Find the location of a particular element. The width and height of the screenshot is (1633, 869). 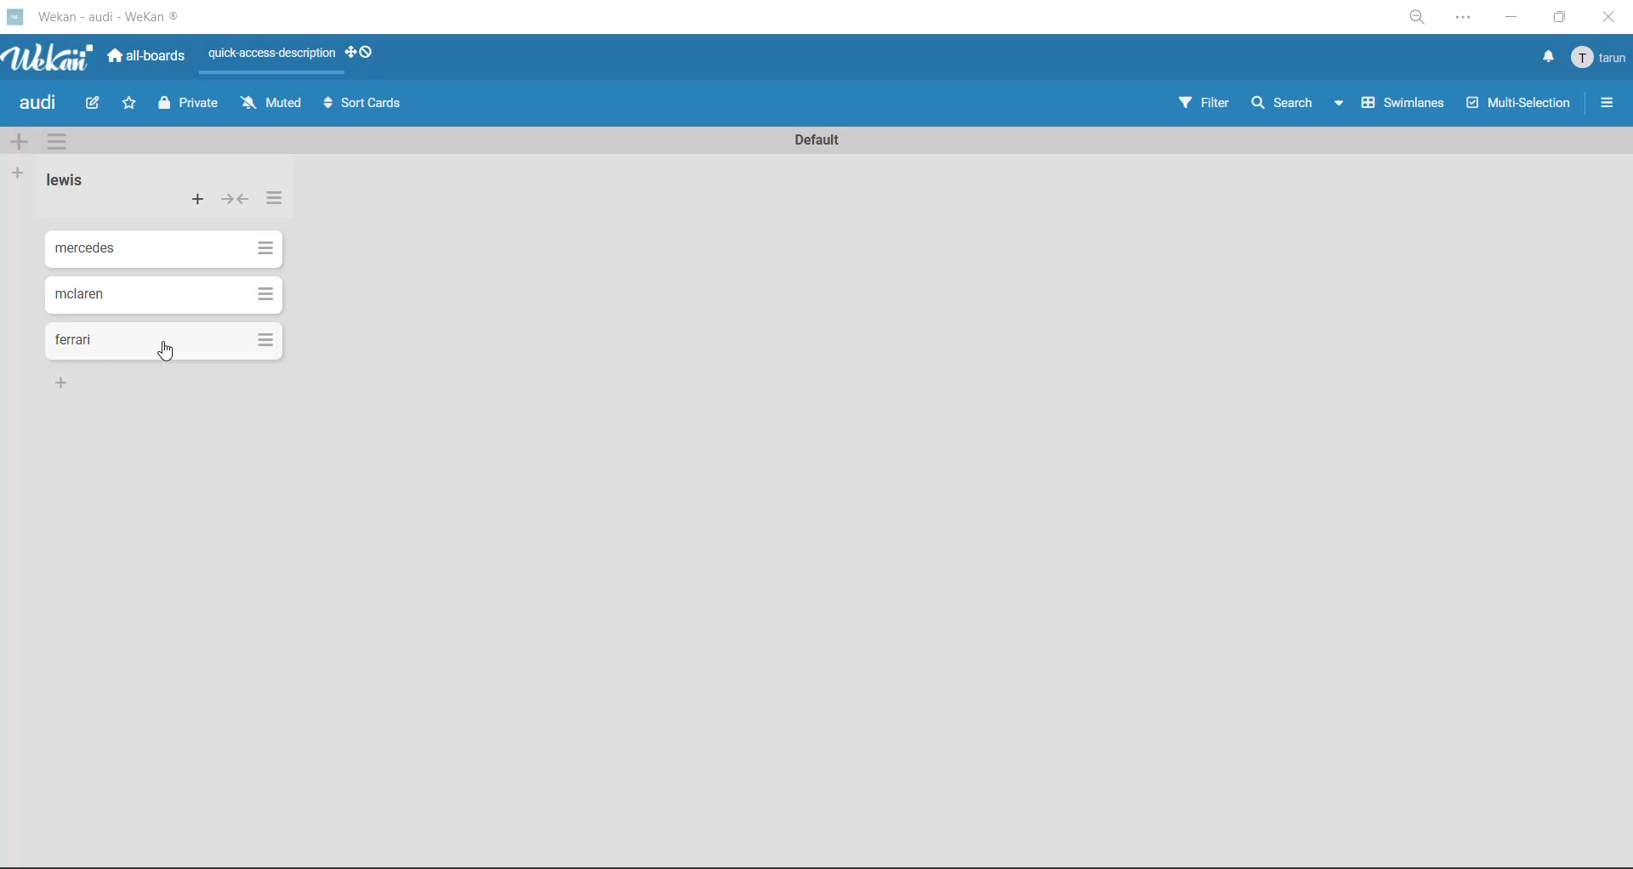

swimlane title is located at coordinates (825, 141).